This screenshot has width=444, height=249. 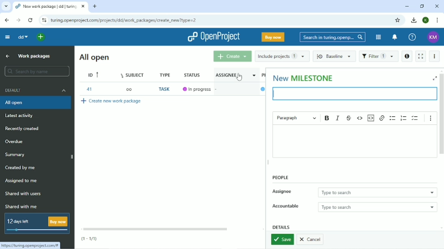 I want to click on type, so click(x=167, y=74).